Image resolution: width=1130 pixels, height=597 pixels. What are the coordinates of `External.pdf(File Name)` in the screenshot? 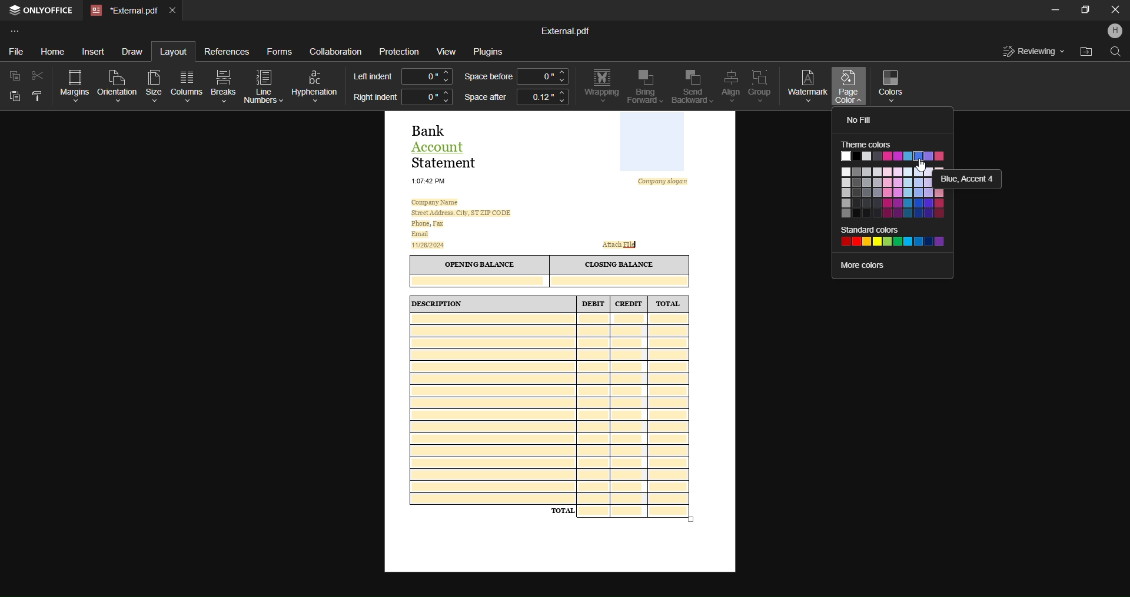 It's located at (566, 30).